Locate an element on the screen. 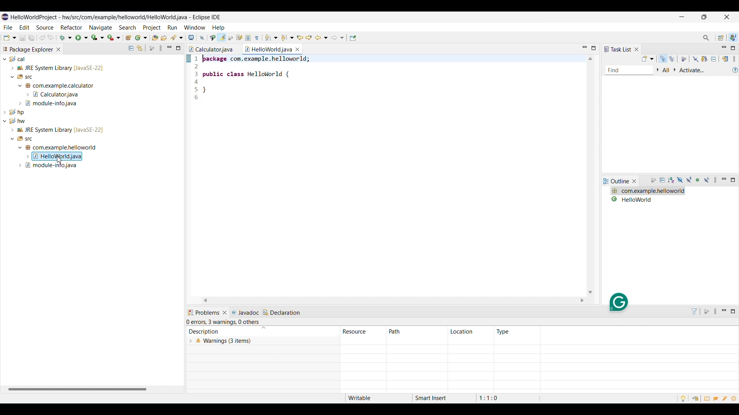  Location is located at coordinates (470, 332).